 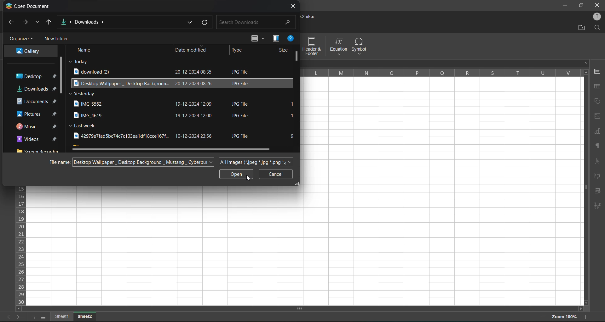 What do you see at coordinates (290, 39) in the screenshot?
I see `help` at bounding box center [290, 39].